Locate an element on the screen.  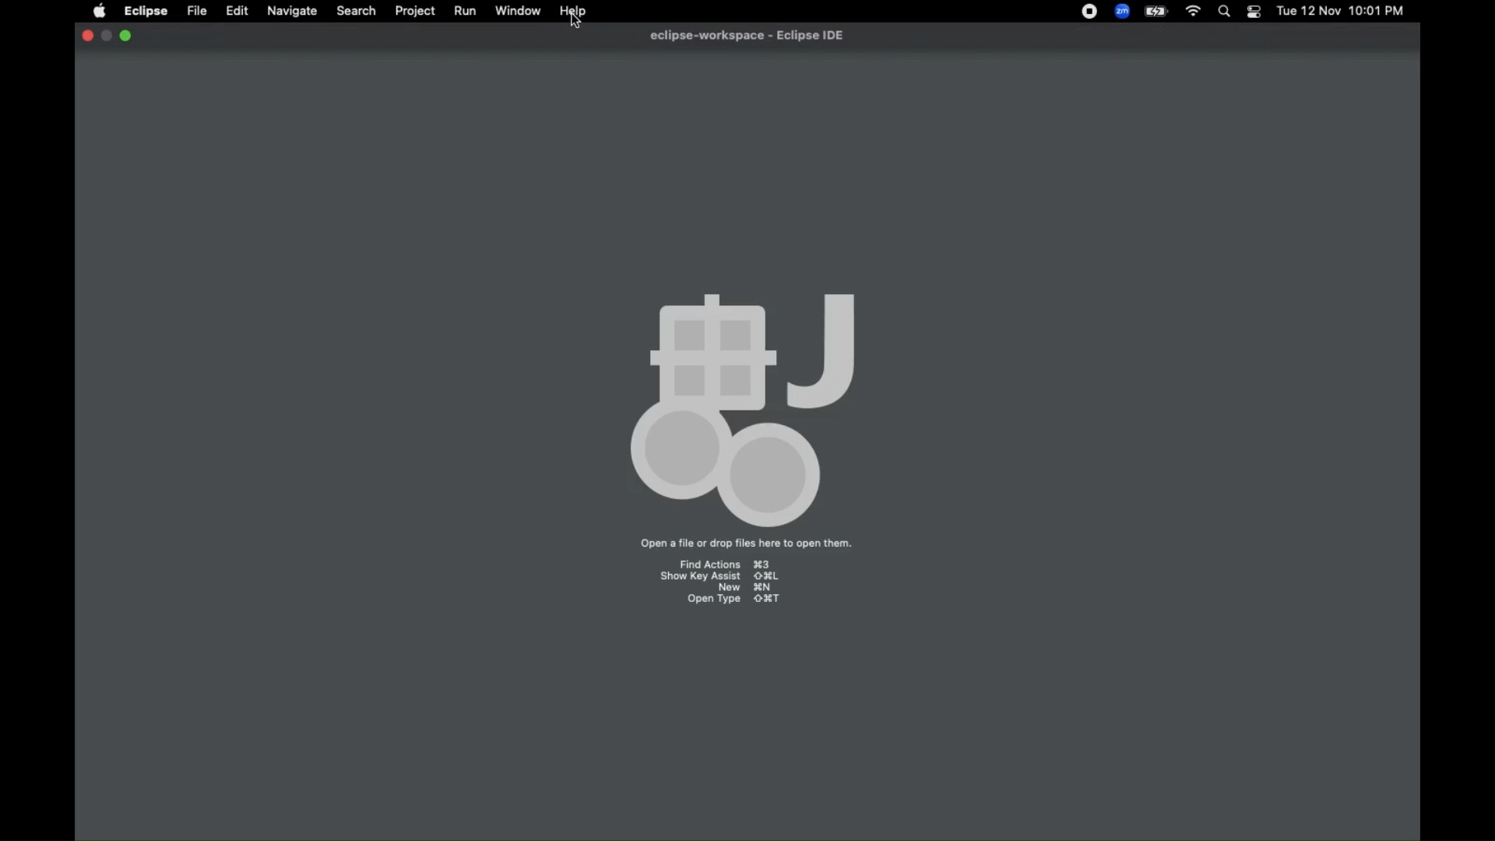
Project is located at coordinates (413, 12).